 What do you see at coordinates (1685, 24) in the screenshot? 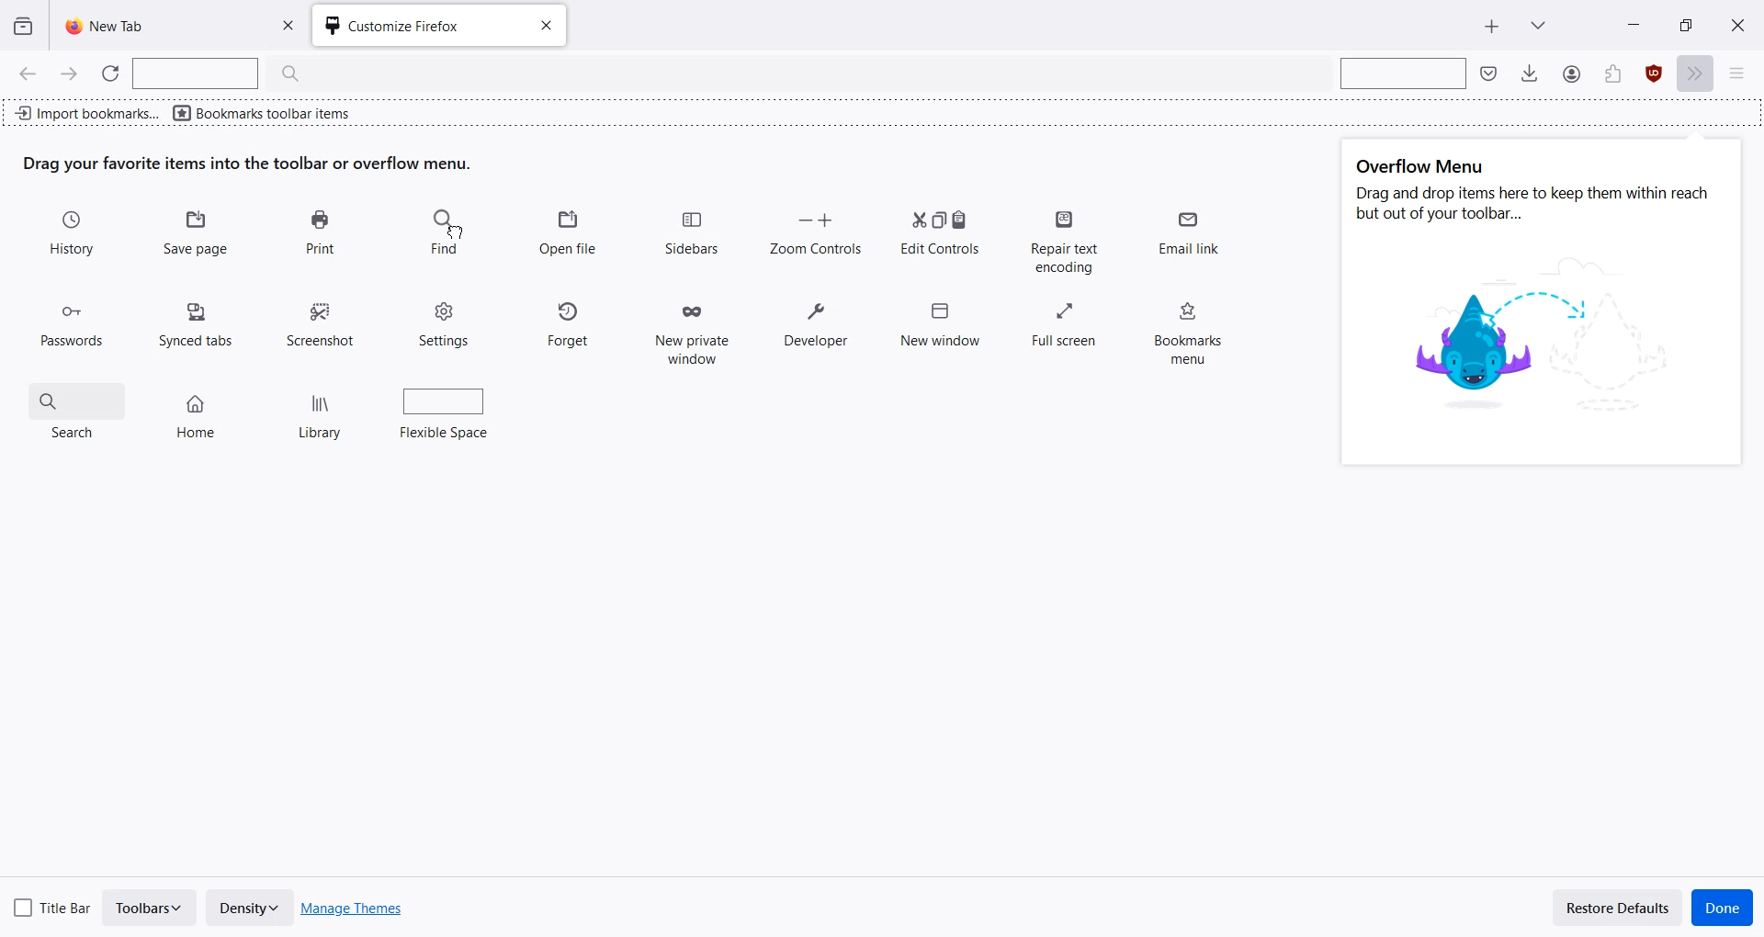
I see `Maximize` at bounding box center [1685, 24].